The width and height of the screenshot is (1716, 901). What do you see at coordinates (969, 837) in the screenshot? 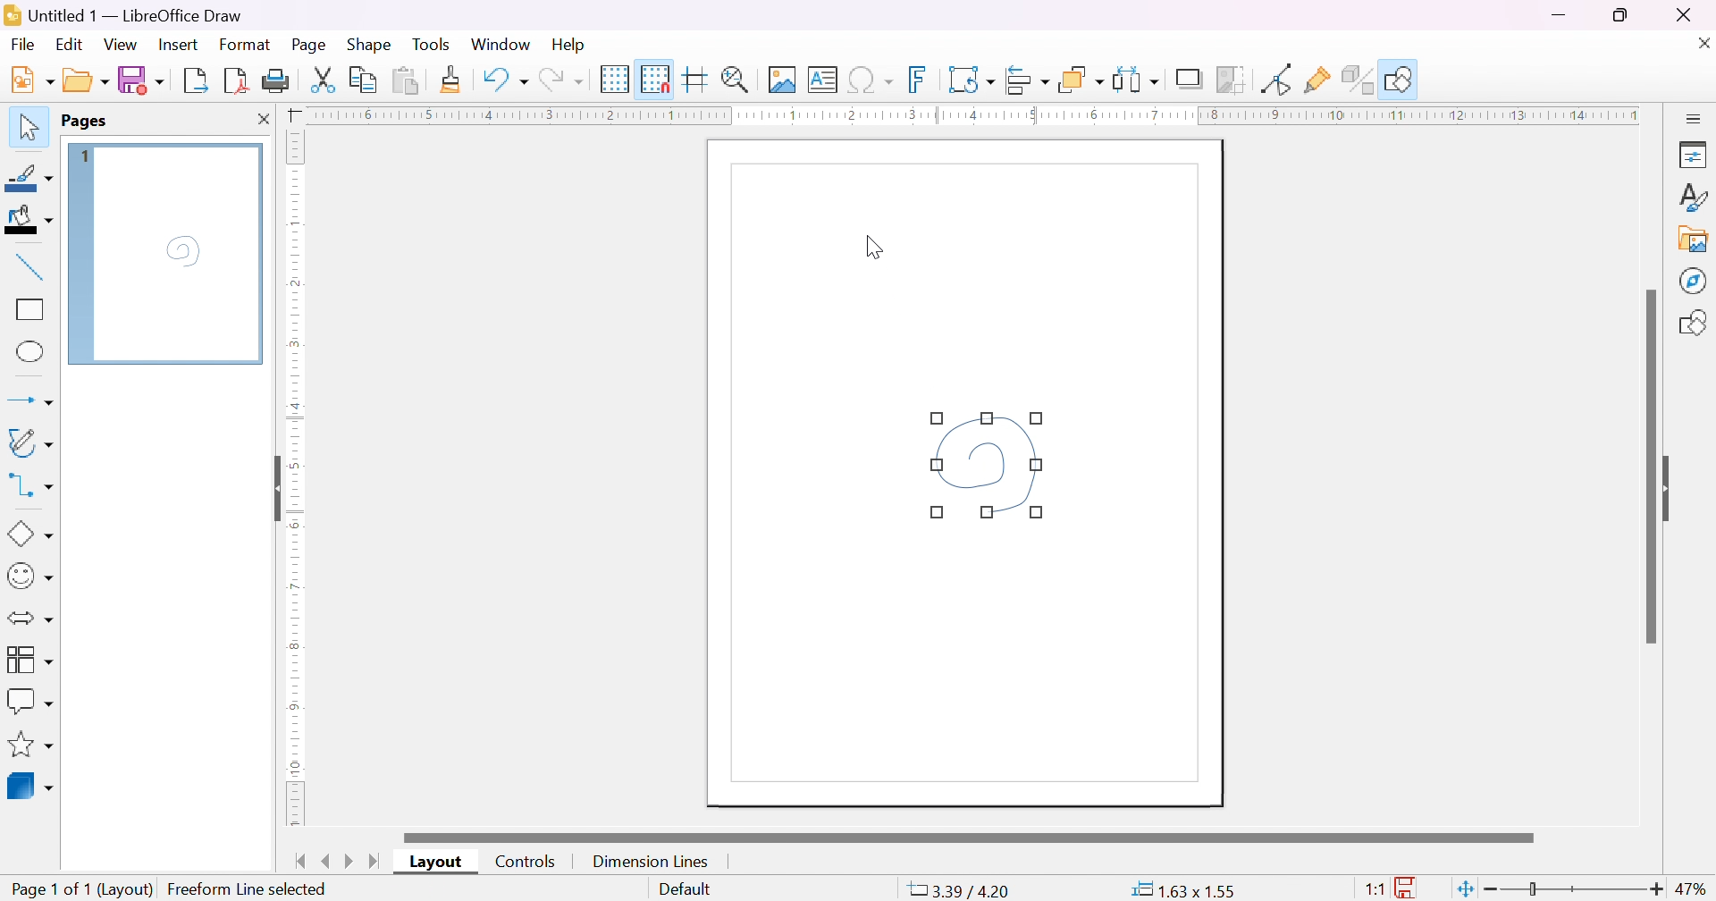
I see `scroll bar` at bounding box center [969, 837].